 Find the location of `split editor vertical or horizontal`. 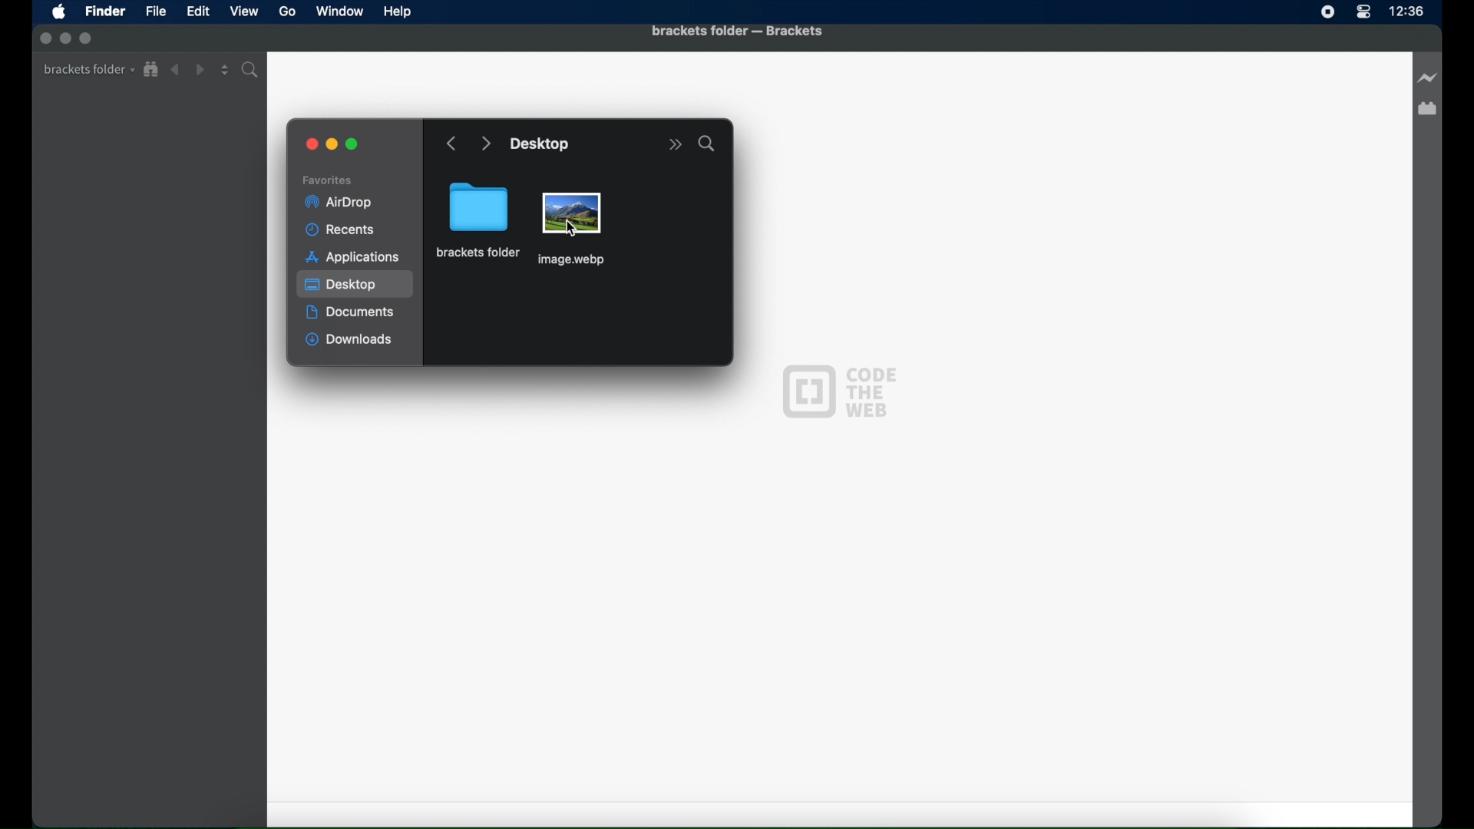

split editor vertical or horizontal is located at coordinates (225, 70).